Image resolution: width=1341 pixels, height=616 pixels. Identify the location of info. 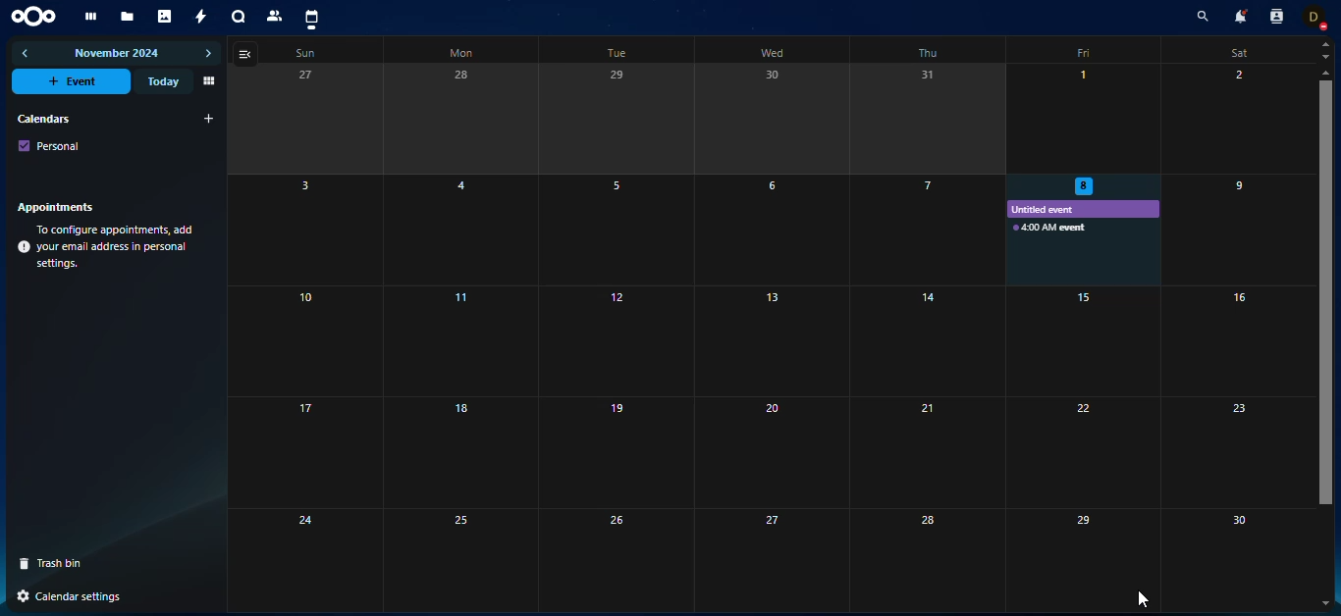
(108, 247).